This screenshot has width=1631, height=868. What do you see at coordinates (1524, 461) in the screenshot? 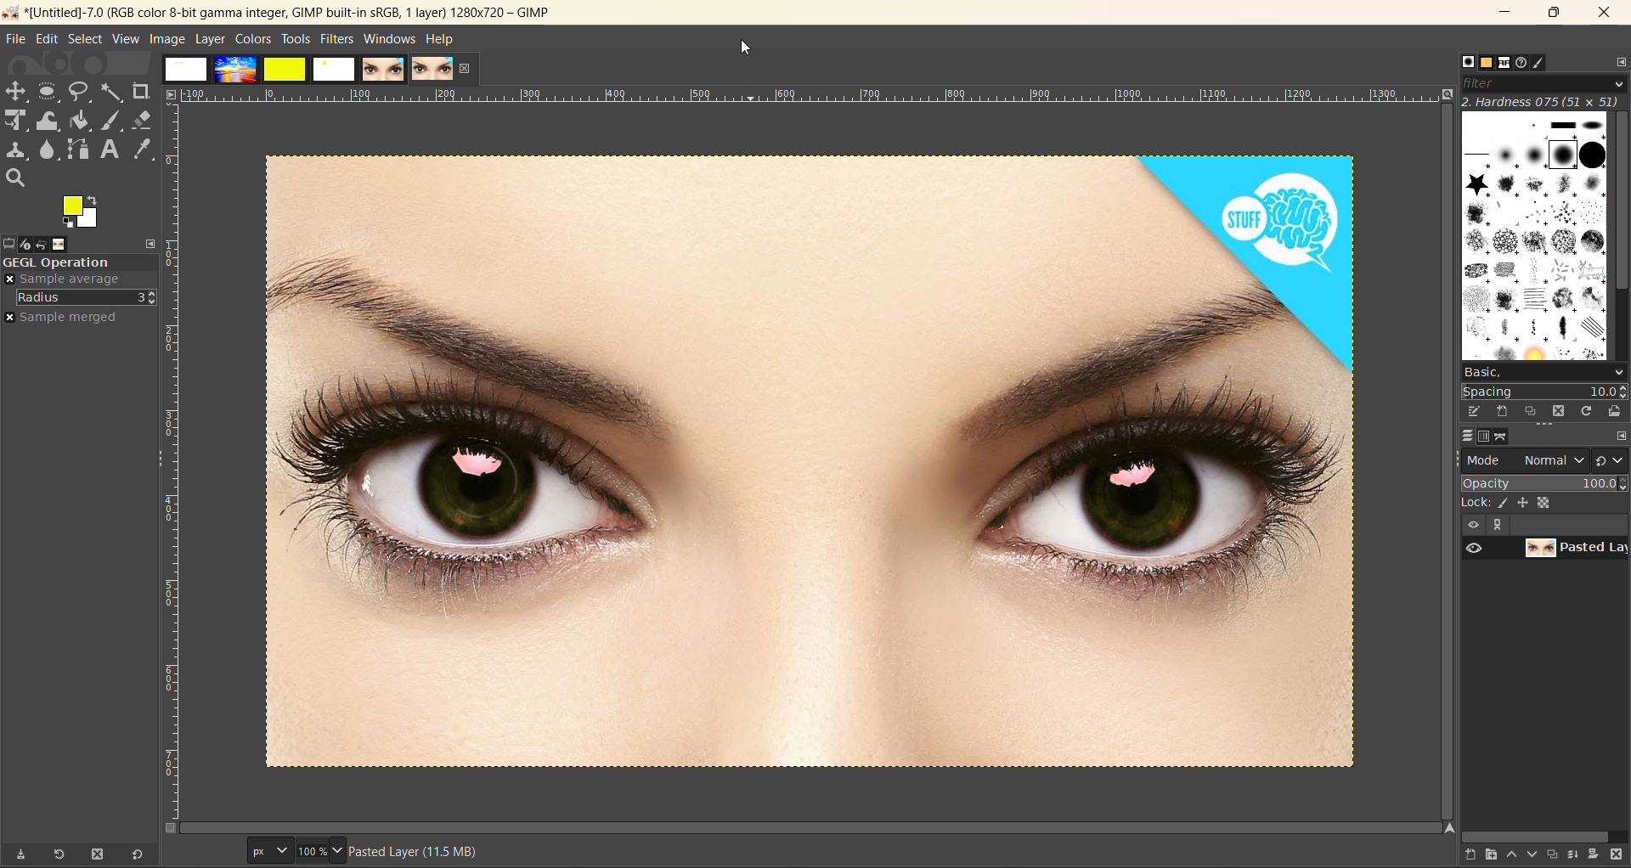
I see `mode` at bounding box center [1524, 461].